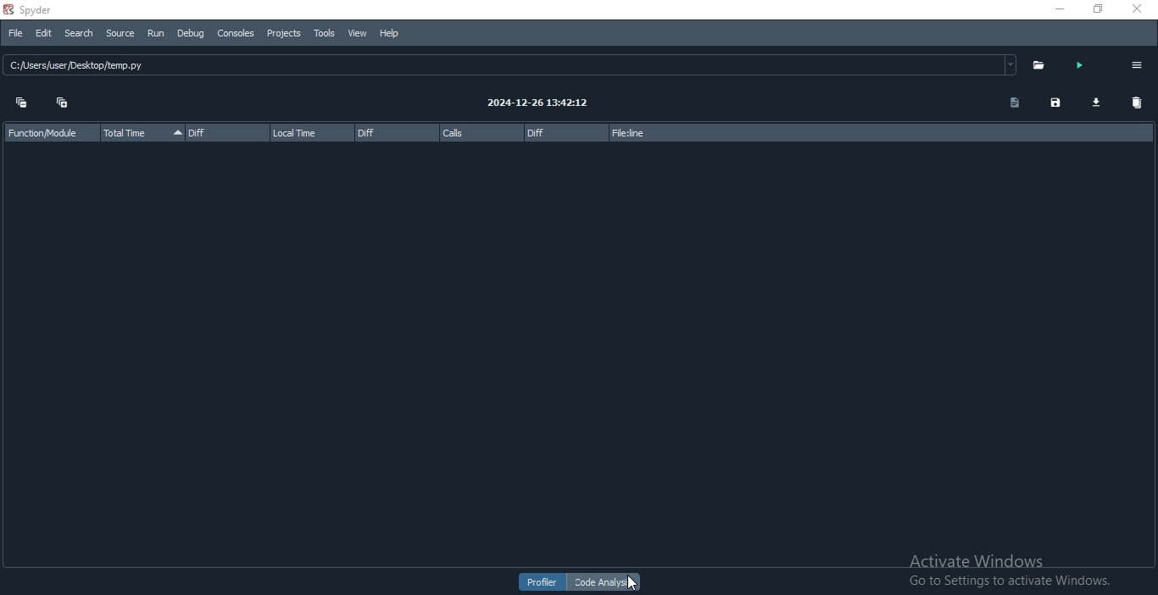 The height and width of the screenshot is (595, 1158). What do you see at coordinates (1007, 564) in the screenshot?
I see `activate windows. .Go to Settings to activate Windows.` at bounding box center [1007, 564].